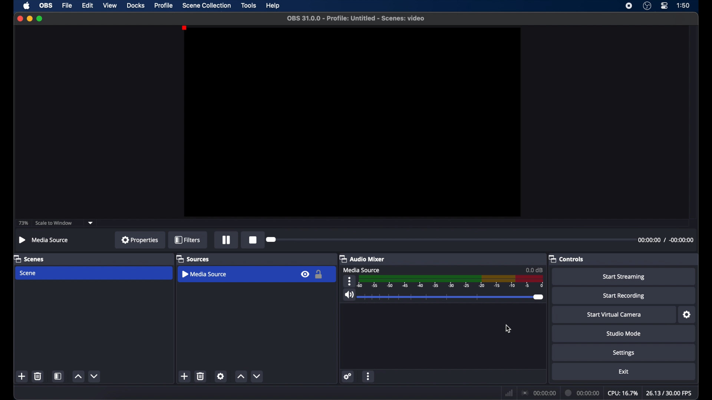 This screenshot has height=400, width=712. What do you see at coordinates (349, 295) in the screenshot?
I see `volume` at bounding box center [349, 295].